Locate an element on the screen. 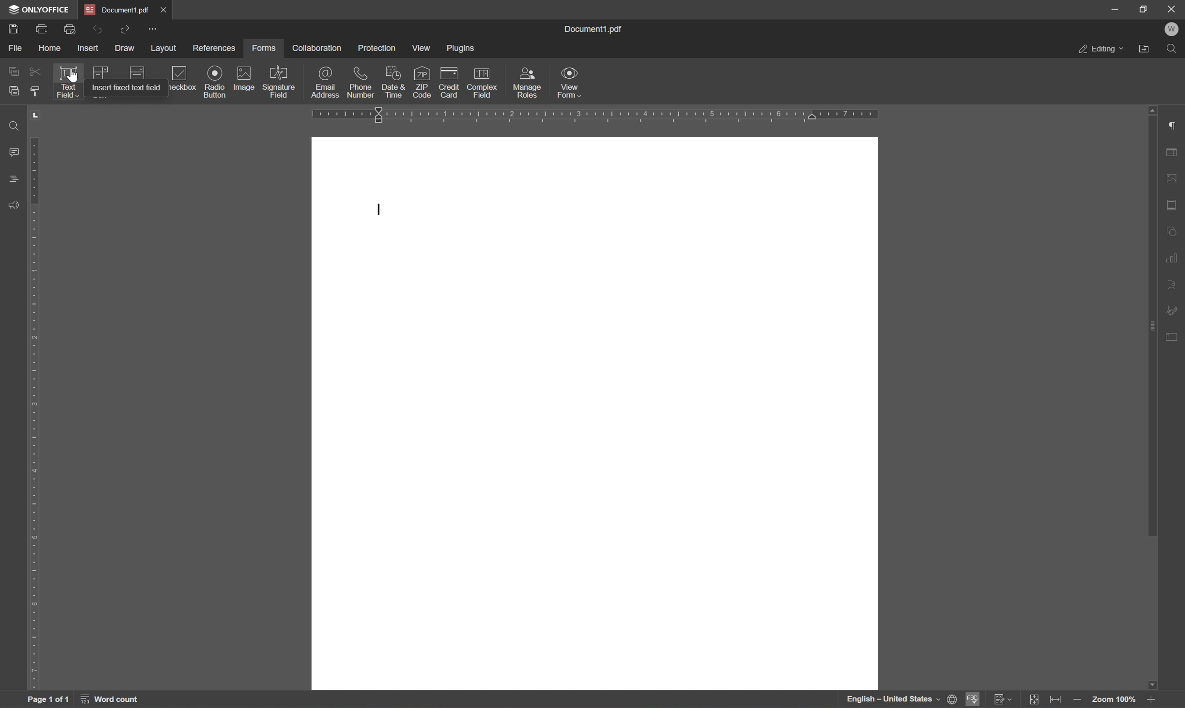 The width and height of the screenshot is (1185, 708). complex fields is located at coordinates (482, 84).